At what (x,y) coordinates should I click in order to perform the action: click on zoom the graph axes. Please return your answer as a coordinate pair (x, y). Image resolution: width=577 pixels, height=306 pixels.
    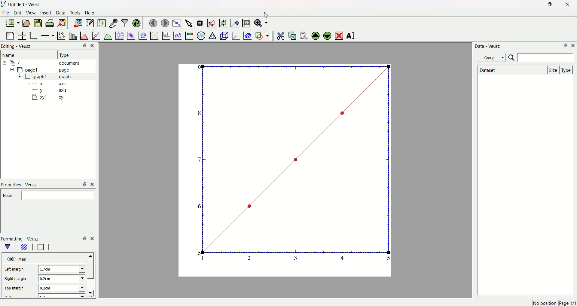
    Looking at the image, I should click on (222, 22).